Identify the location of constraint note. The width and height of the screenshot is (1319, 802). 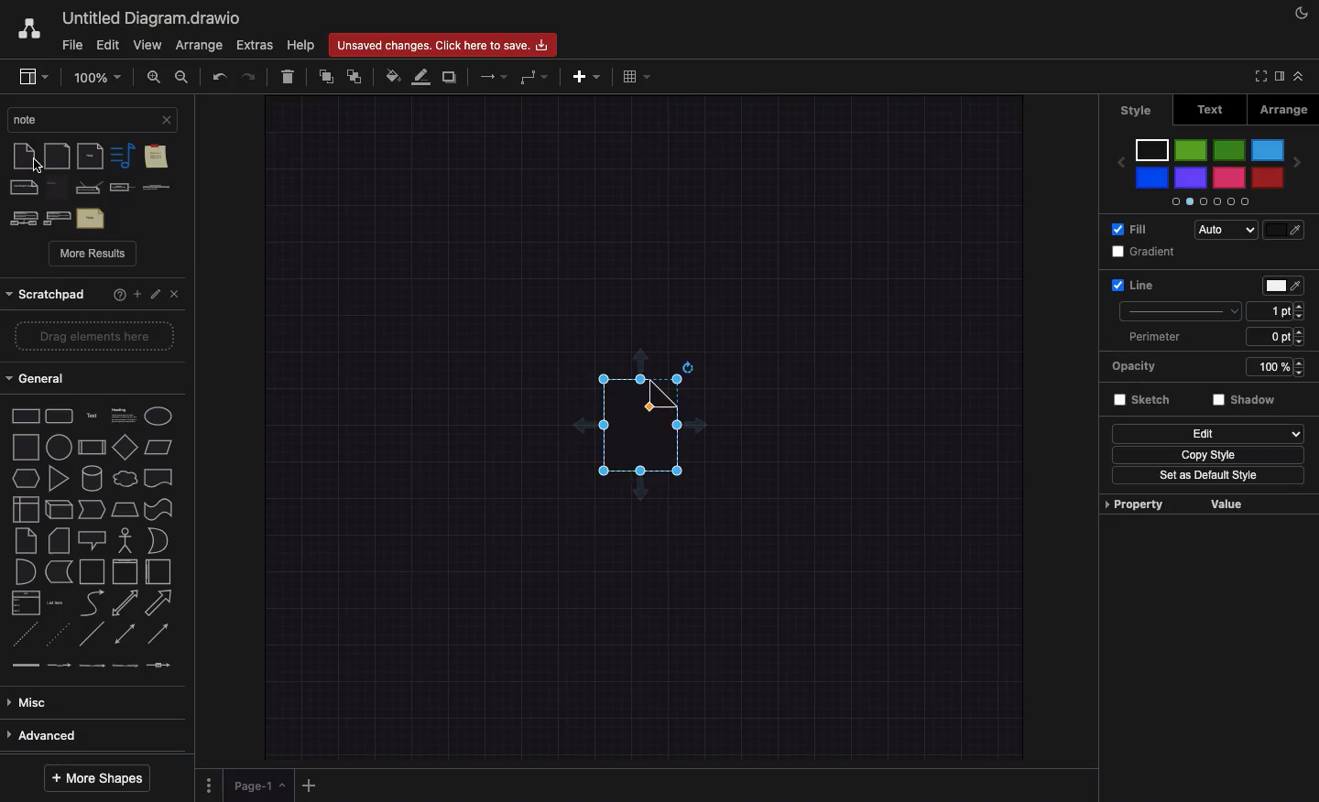
(90, 188).